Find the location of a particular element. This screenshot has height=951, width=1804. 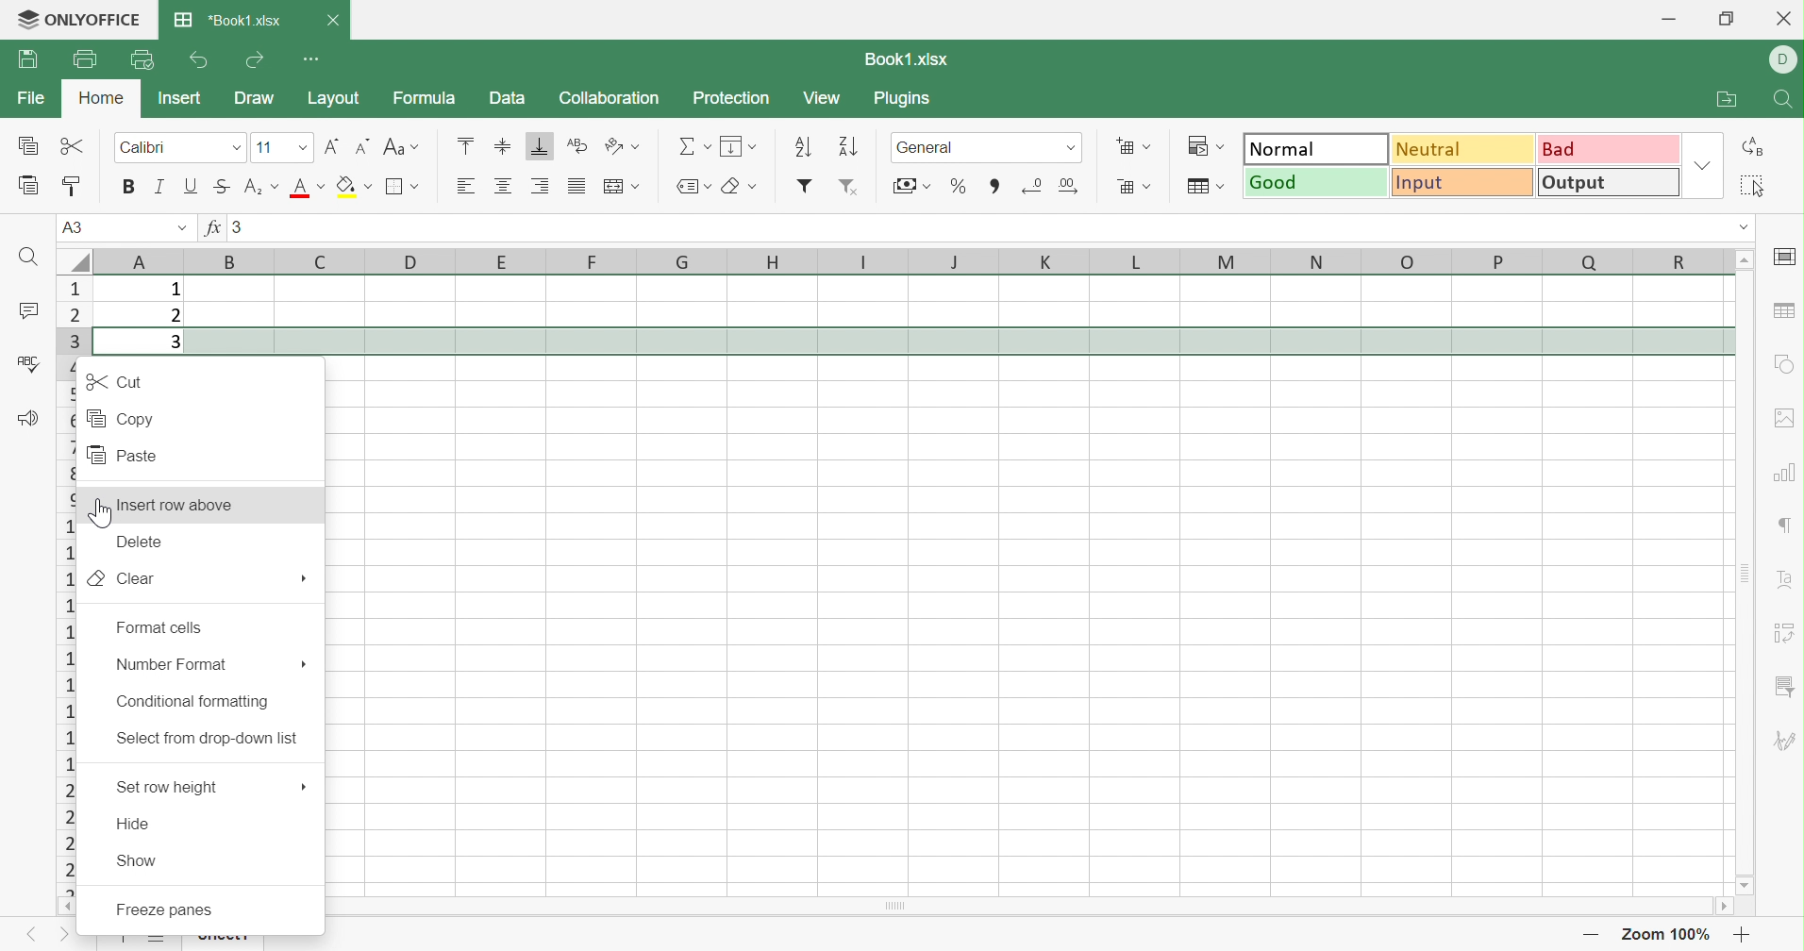

Align Right is located at coordinates (543, 183).